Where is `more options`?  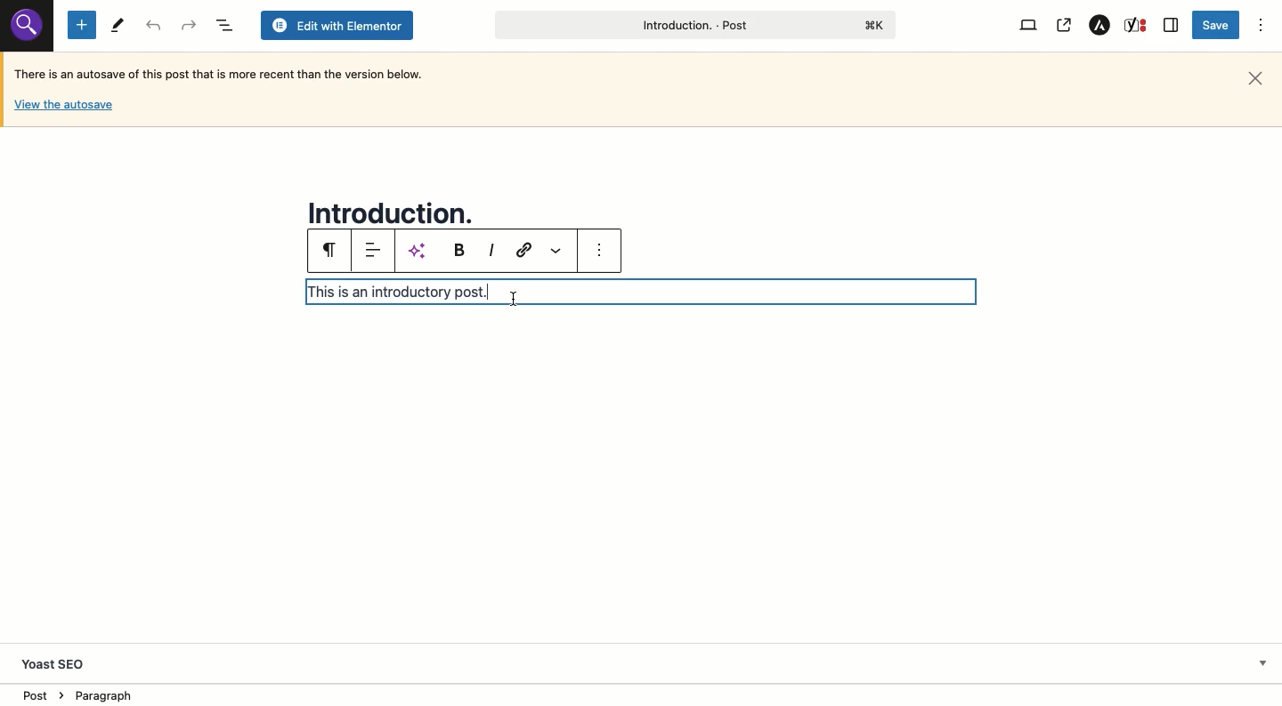 more options is located at coordinates (600, 250).